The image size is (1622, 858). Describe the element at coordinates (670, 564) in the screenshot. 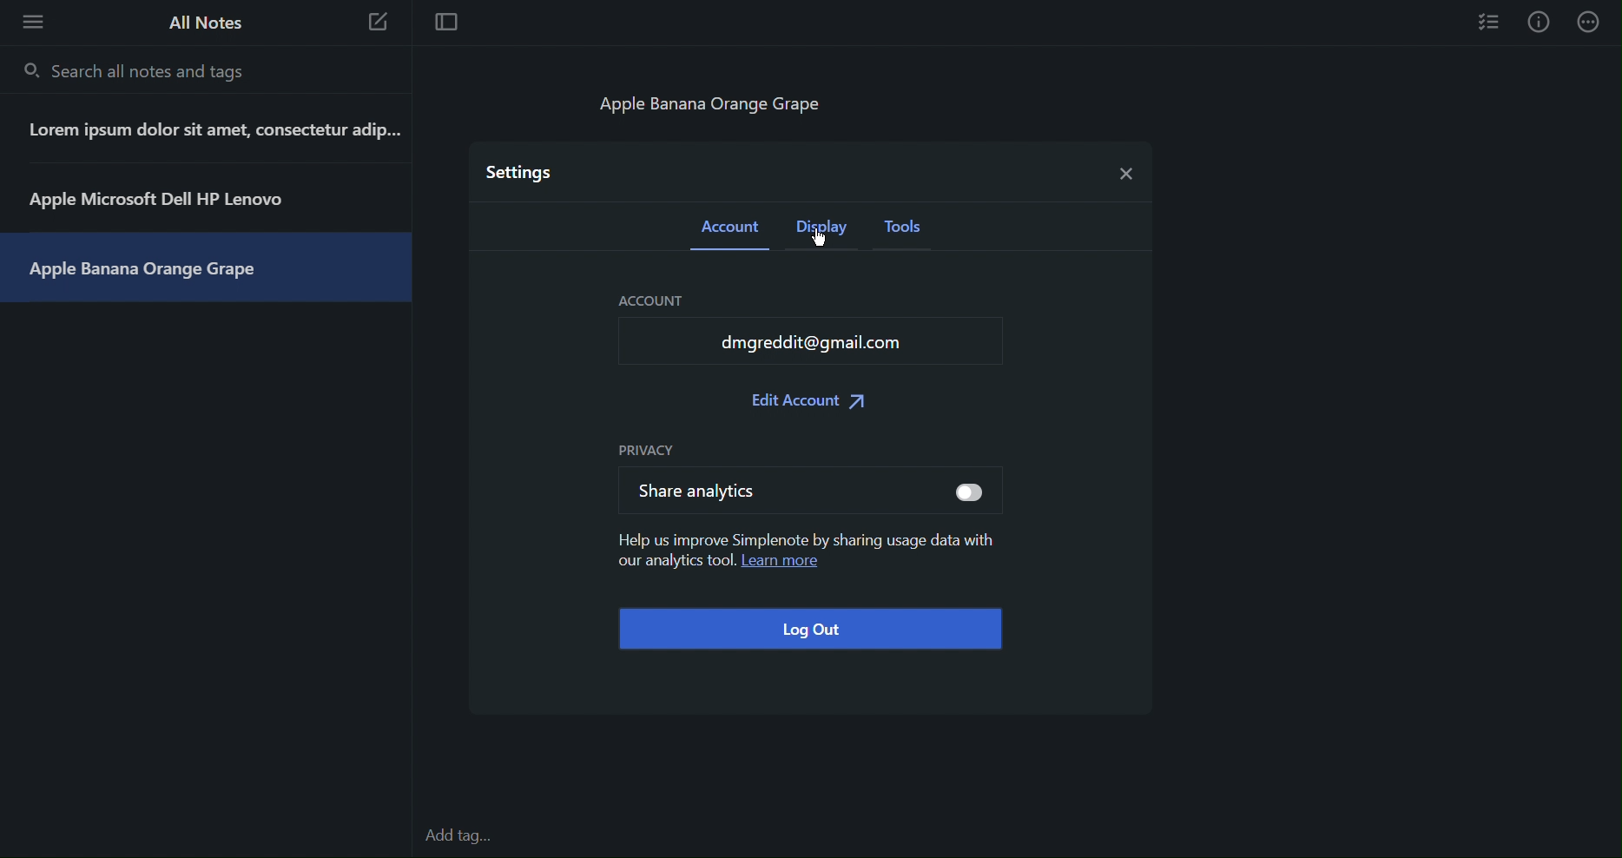

I see `our analytics tool.` at that location.